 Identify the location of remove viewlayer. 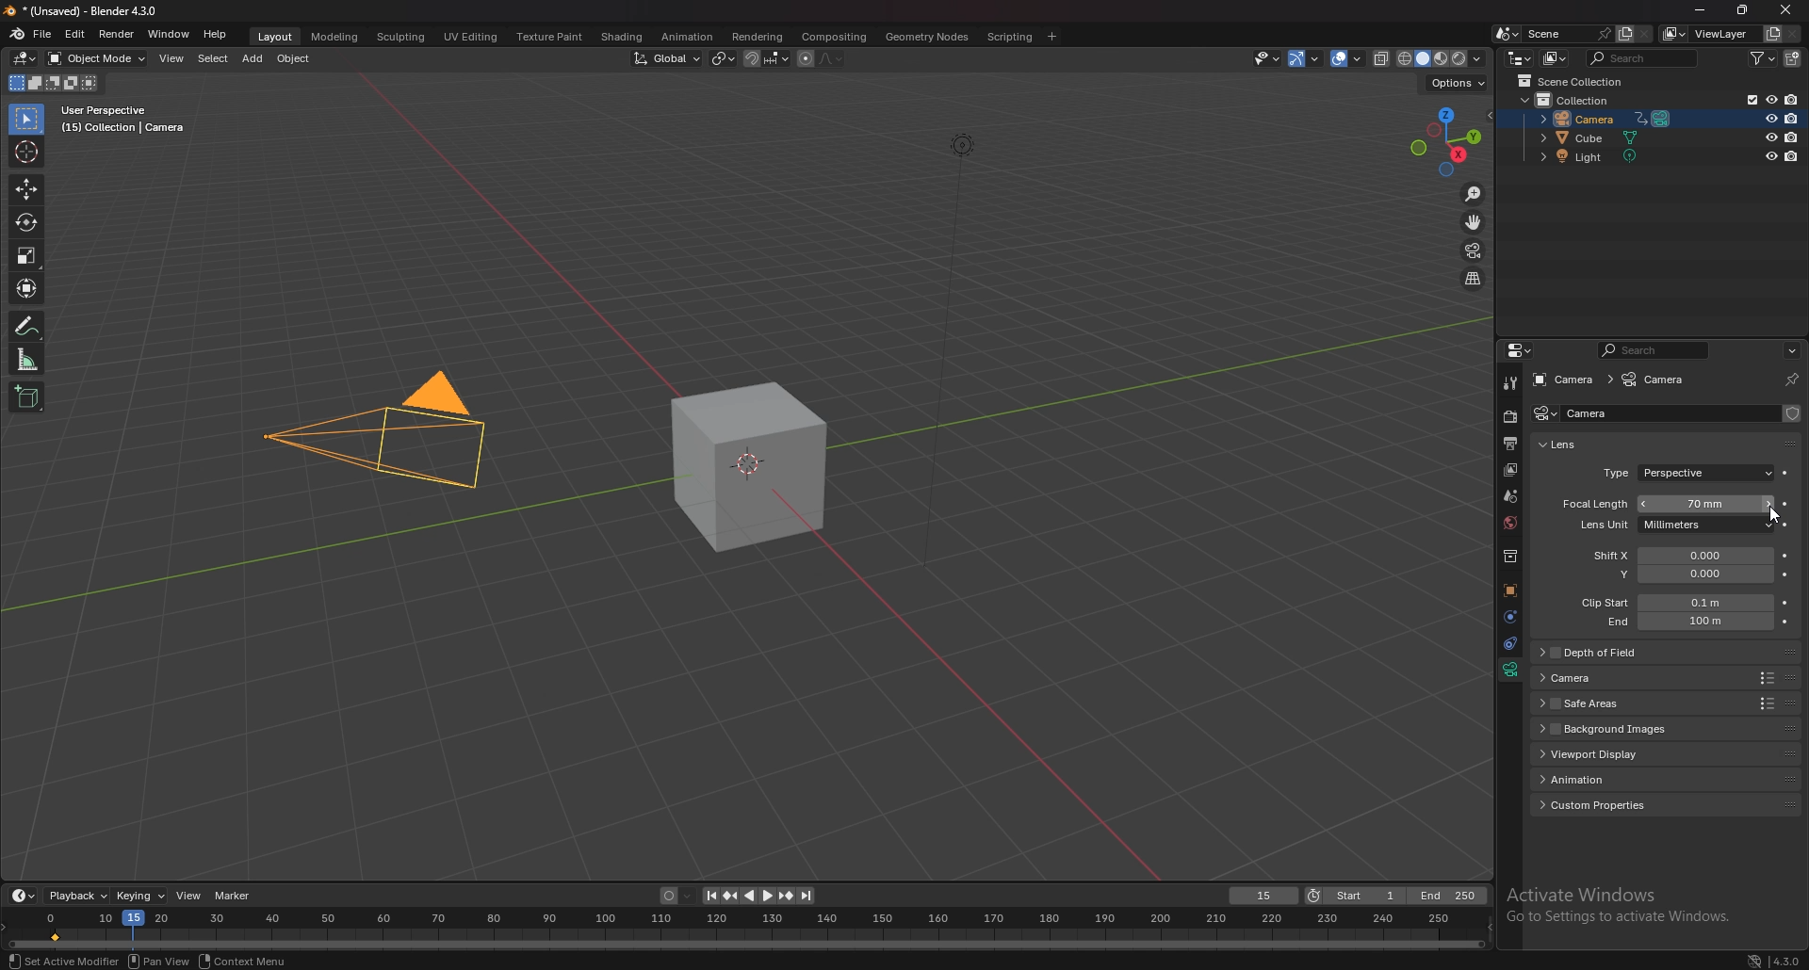
(1793, 33).